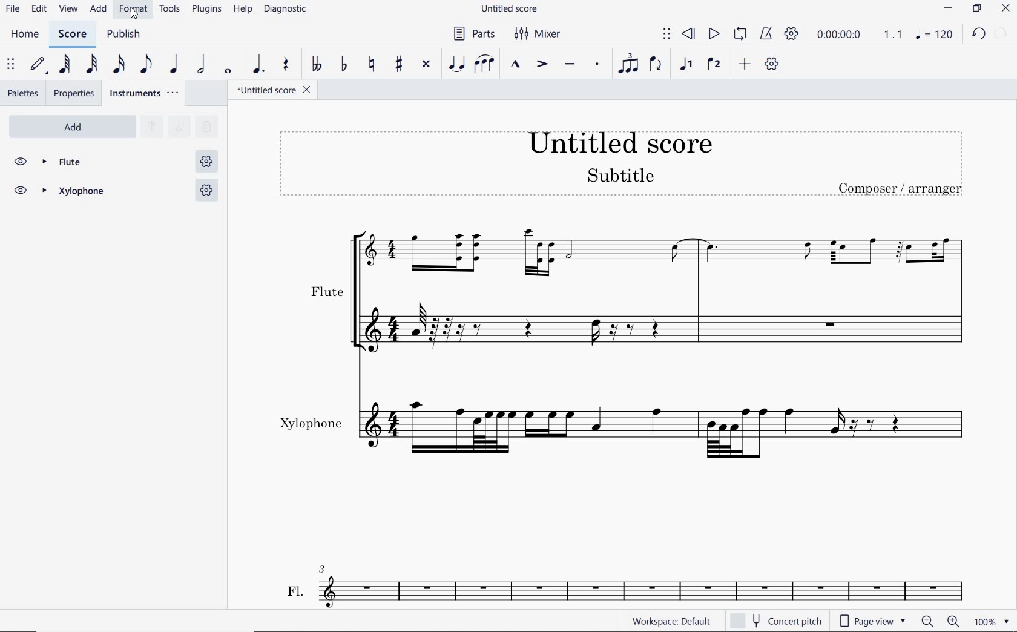 The height and width of the screenshot is (632, 1017). What do you see at coordinates (171, 10) in the screenshot?
I see `TOOLS` at bounding box center [171, 10].